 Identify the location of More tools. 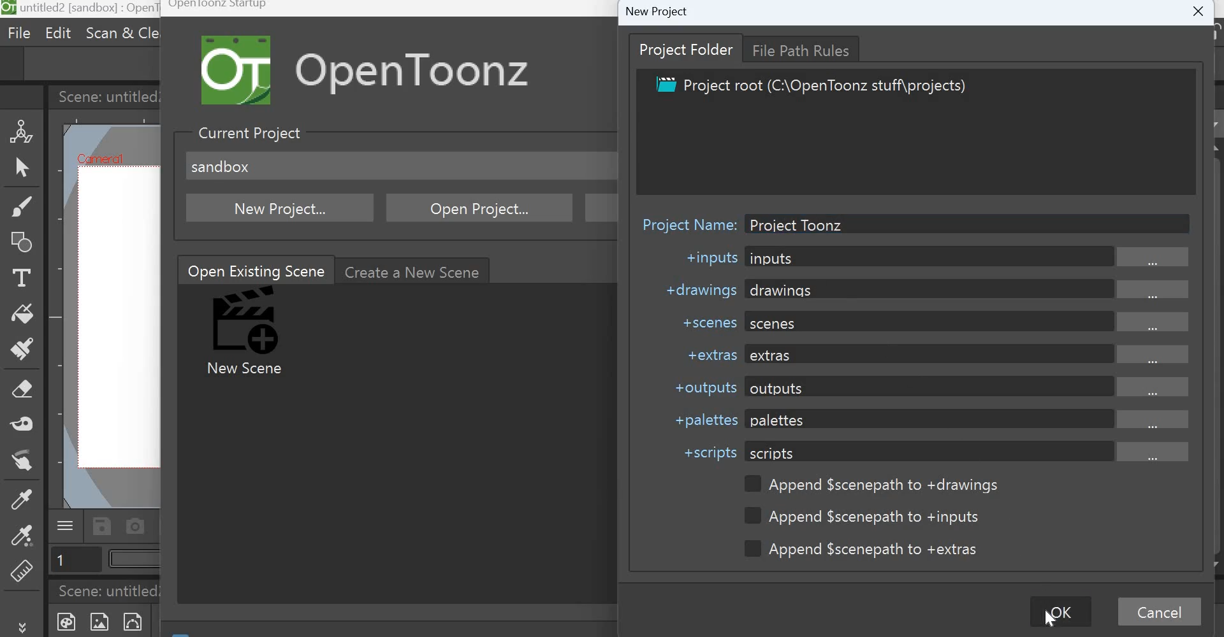
(24, 626).